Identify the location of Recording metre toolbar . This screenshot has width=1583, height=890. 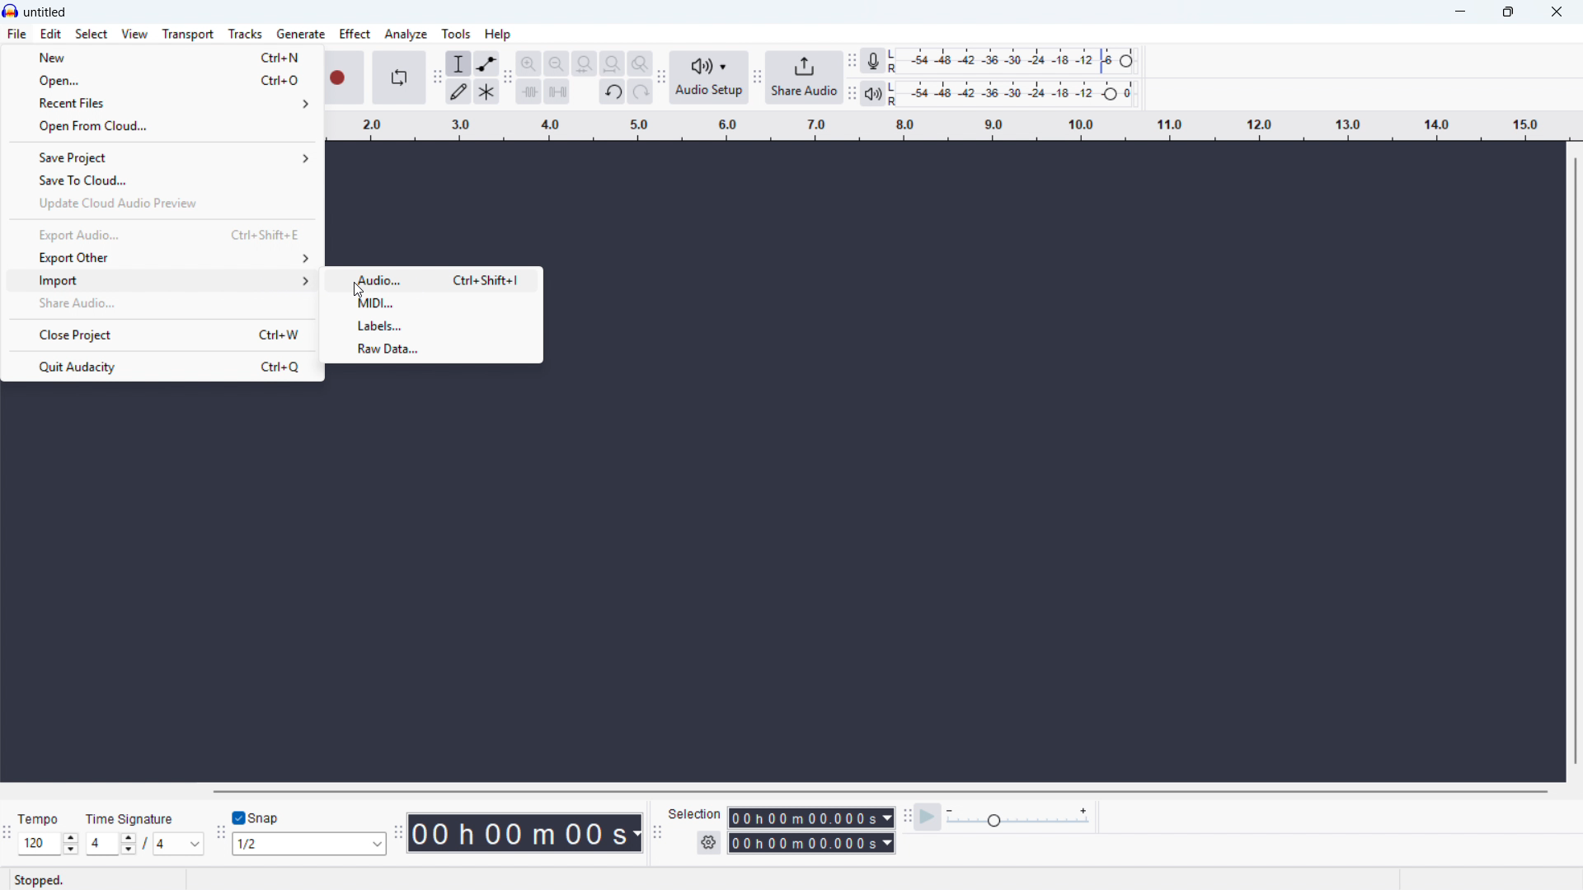
(853, 61).